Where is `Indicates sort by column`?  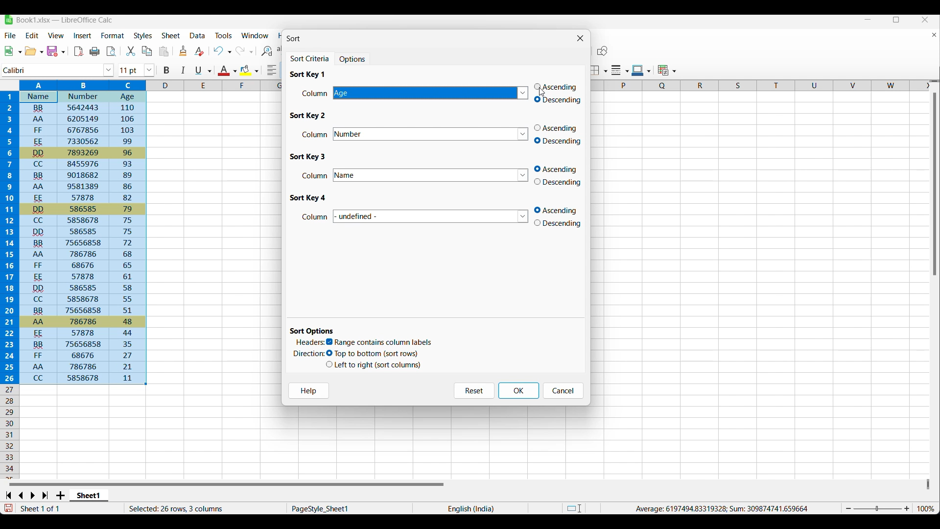
Indicates sort by column is located at coordinates (315, 217).